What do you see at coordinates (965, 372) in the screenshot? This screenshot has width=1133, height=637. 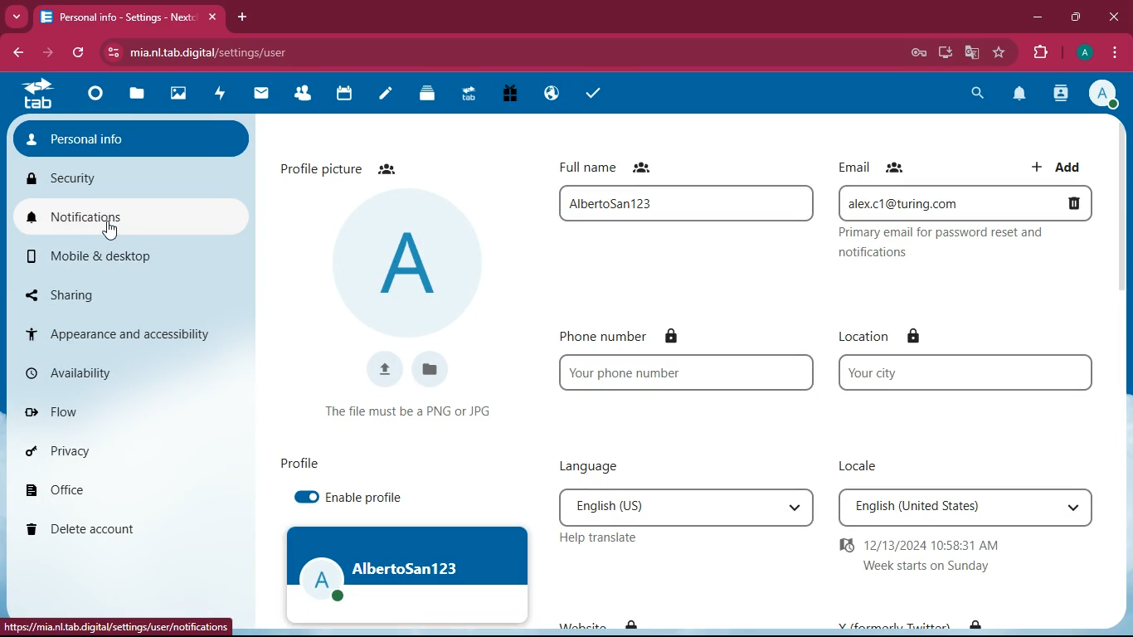 I see `Your city` at bounding box center [965, 372].